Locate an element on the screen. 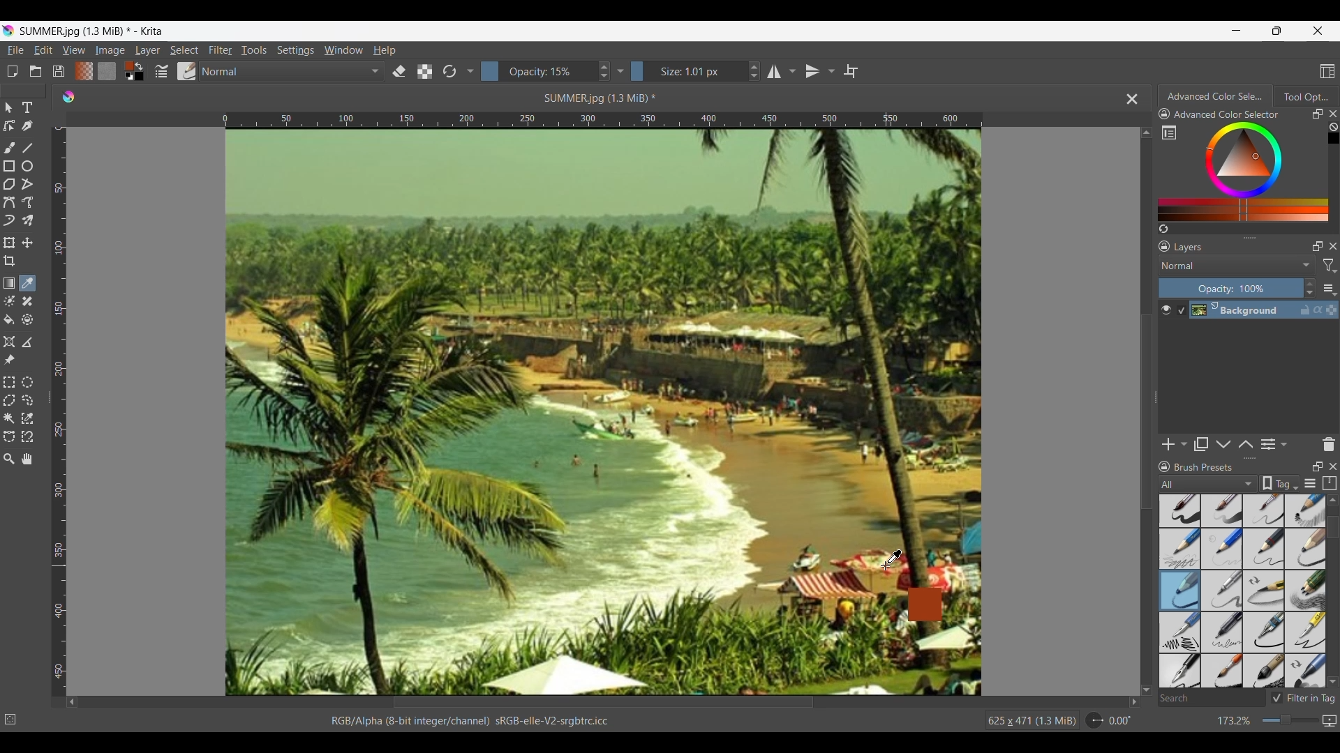 Image resolution: width=1340 pixels, height=753 pixels. Transform a layer or selection  is located at coordinates (8, 243).